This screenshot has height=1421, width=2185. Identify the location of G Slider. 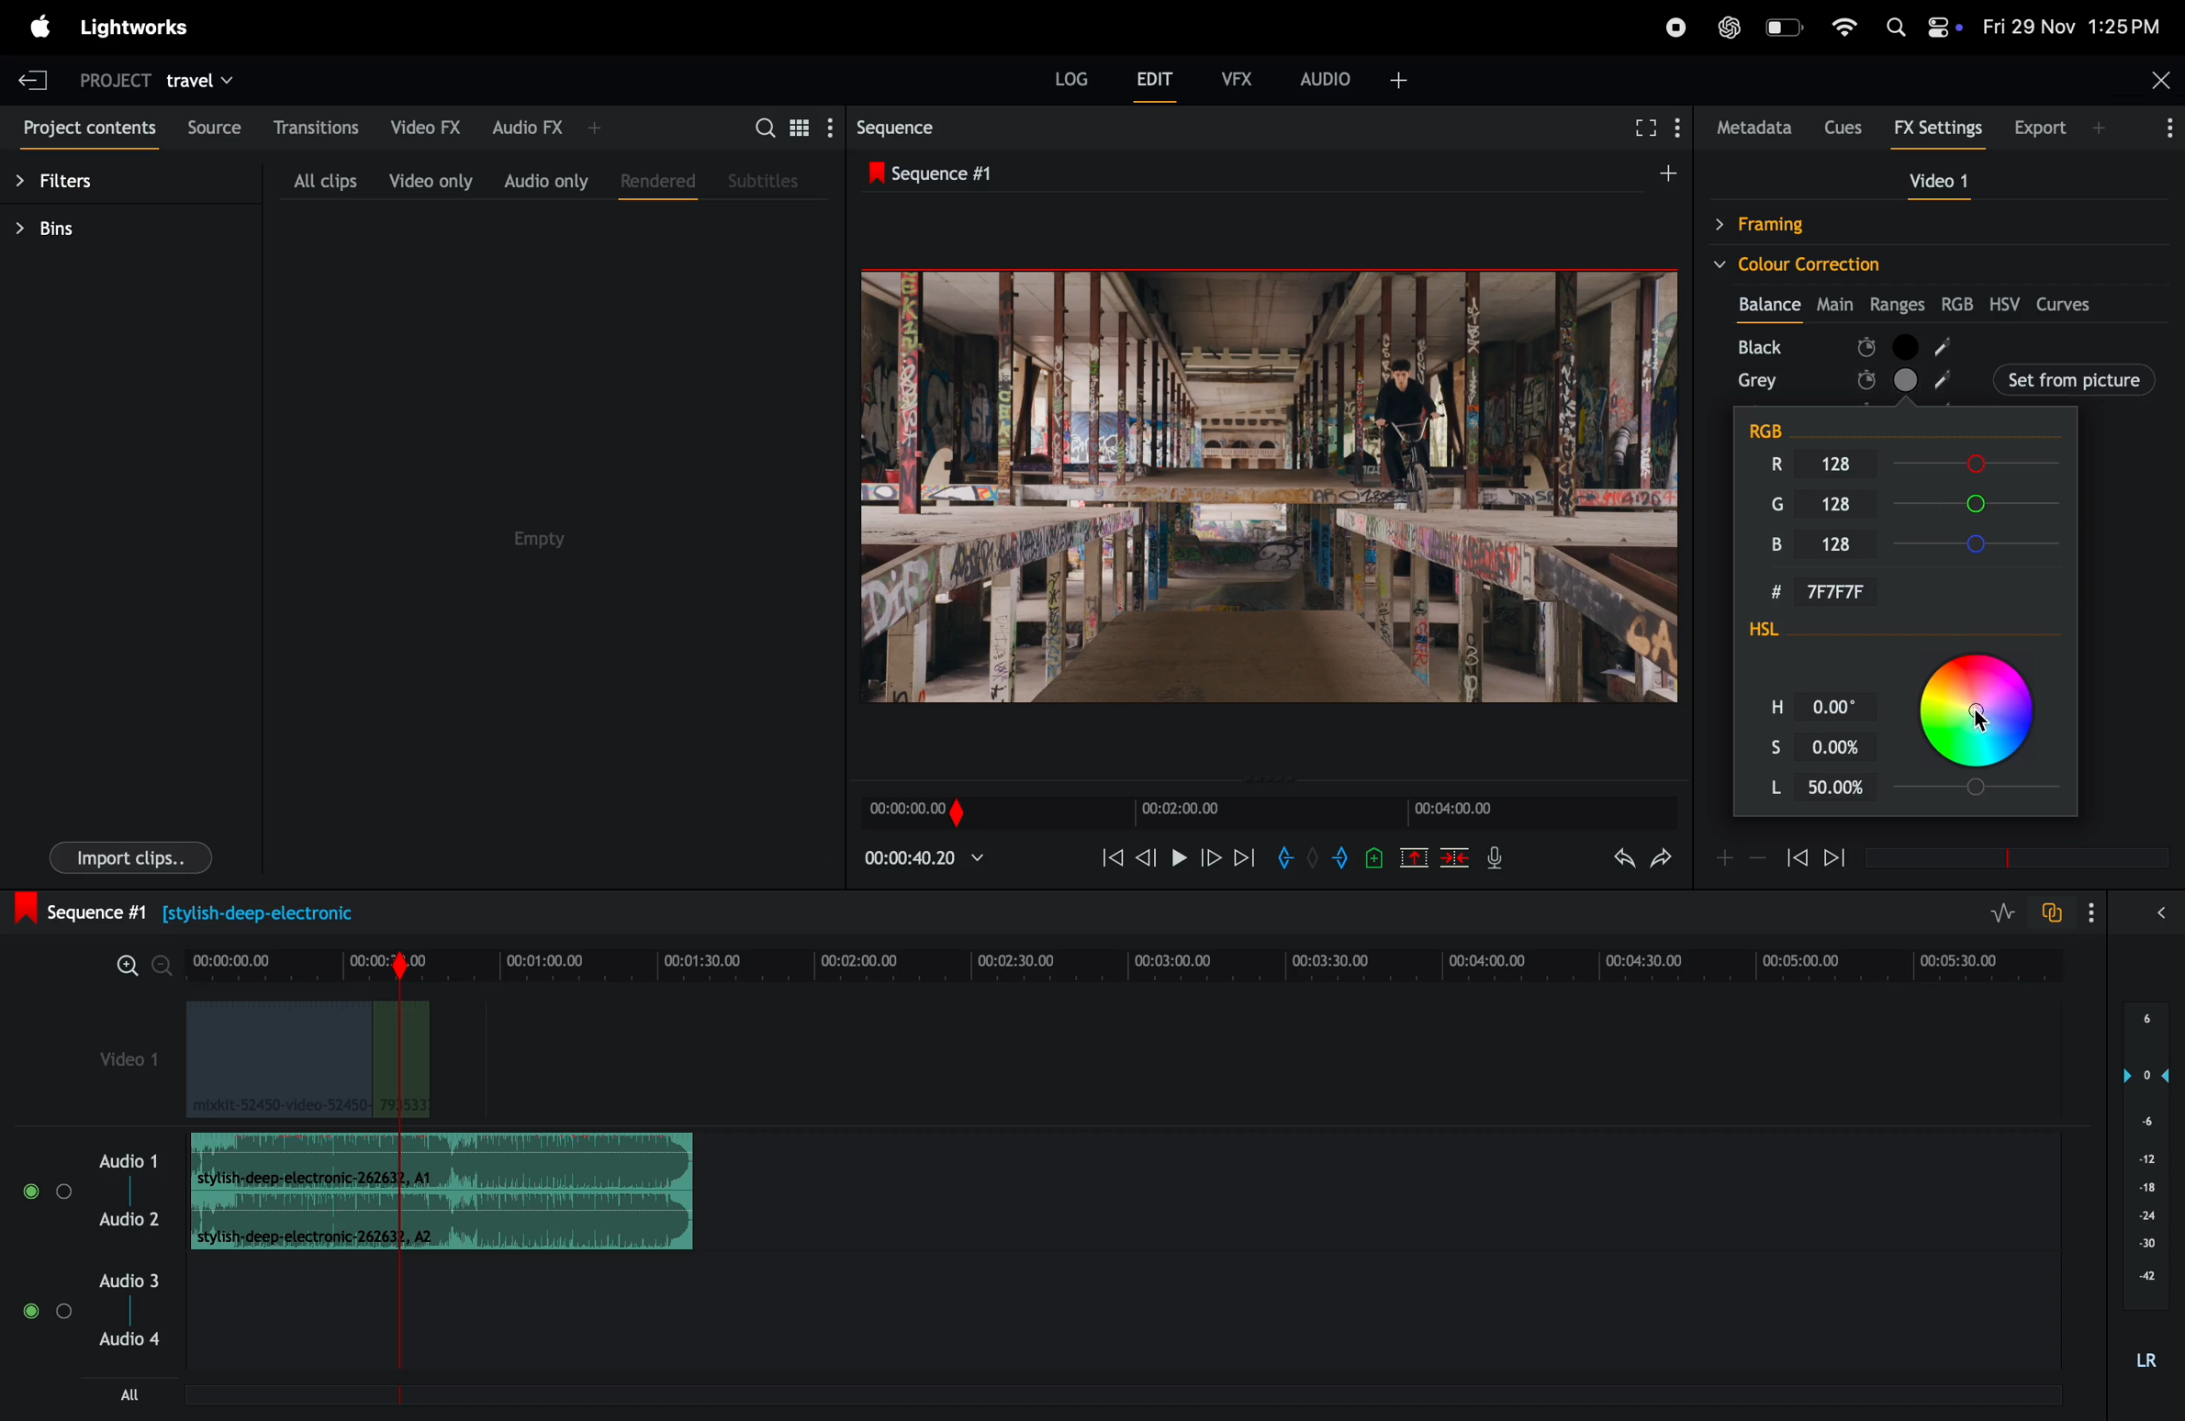
(1983, 503).